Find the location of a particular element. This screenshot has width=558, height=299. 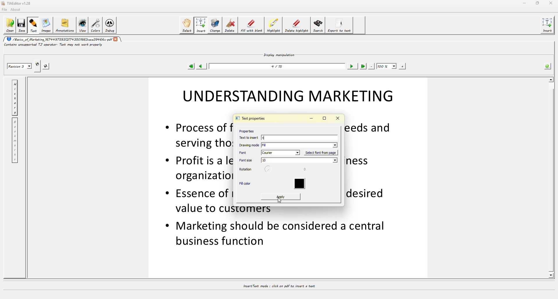

zoom out is located at coordinates (372, 66).